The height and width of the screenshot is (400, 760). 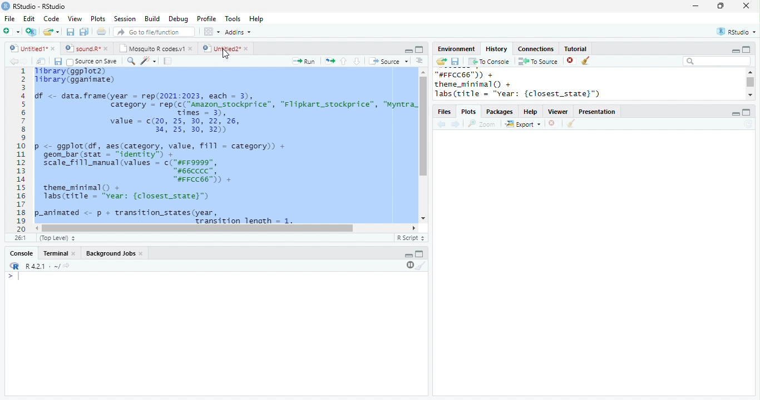 I want to click on New project, so click(x=31, y=32).